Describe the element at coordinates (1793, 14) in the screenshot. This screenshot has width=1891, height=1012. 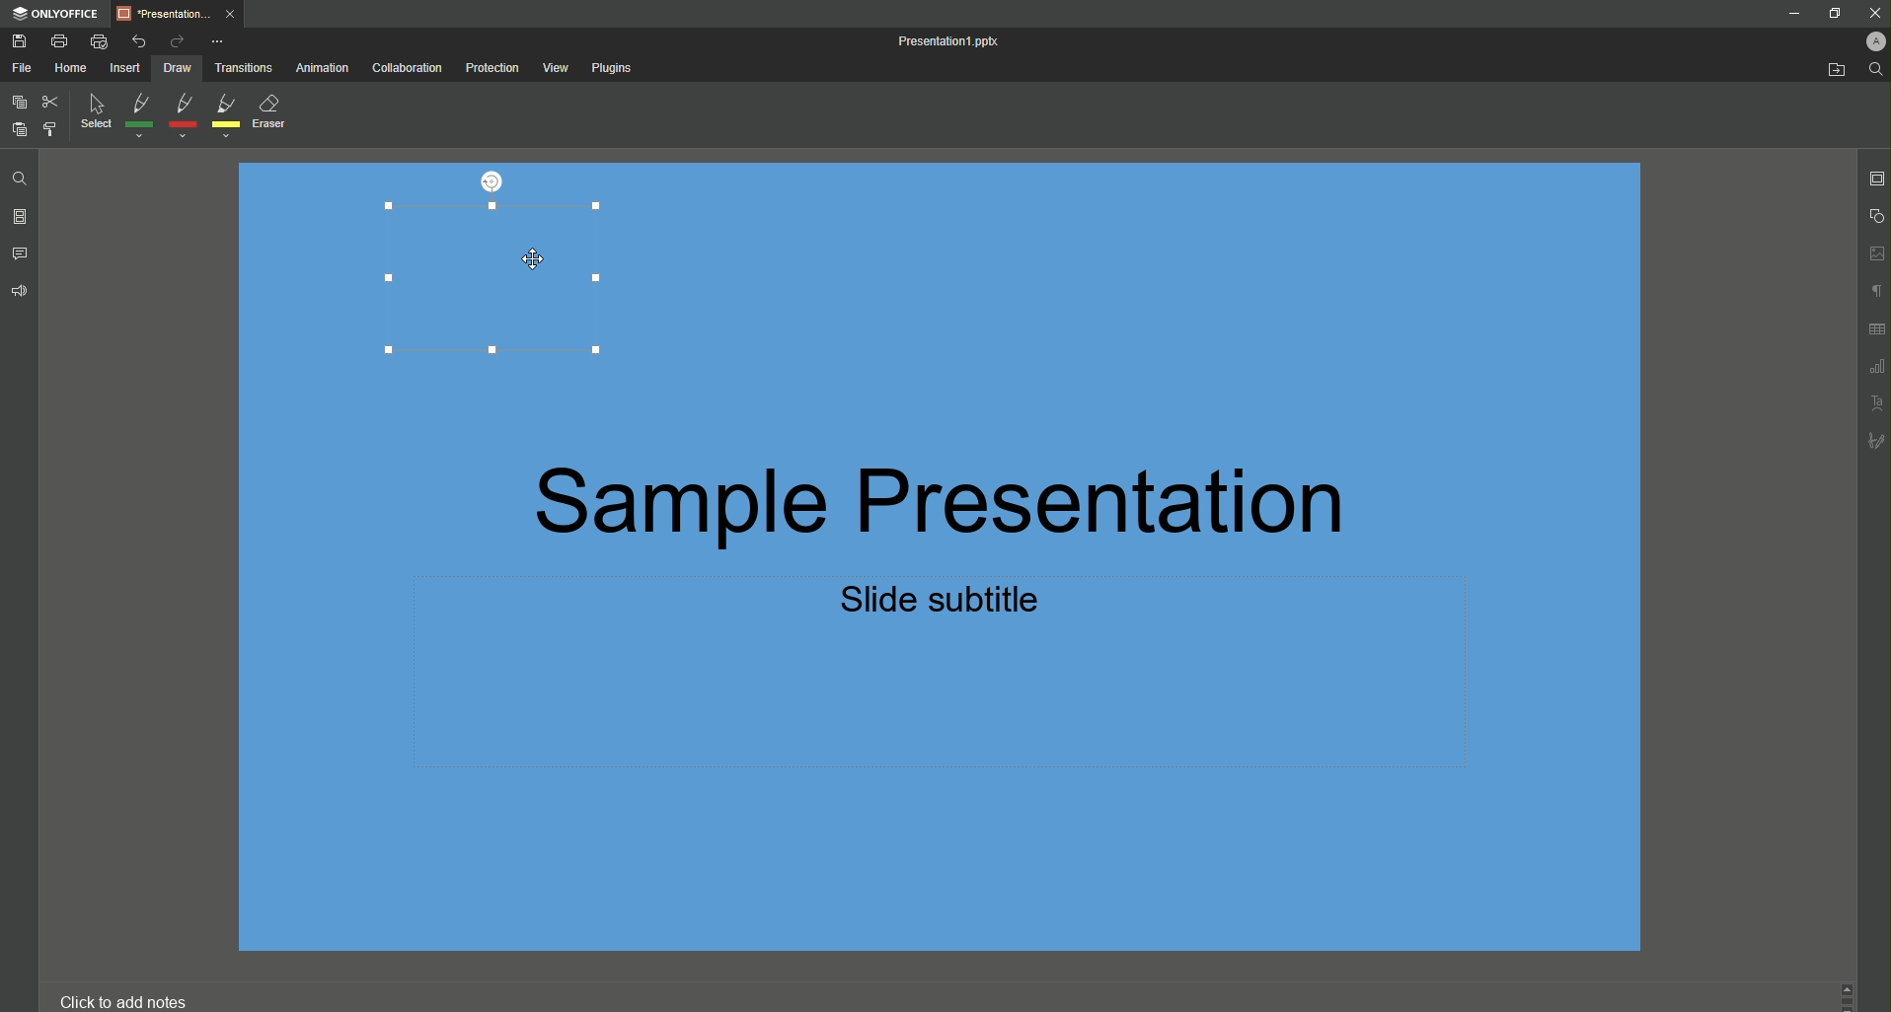
I see `Minimize` at that location.